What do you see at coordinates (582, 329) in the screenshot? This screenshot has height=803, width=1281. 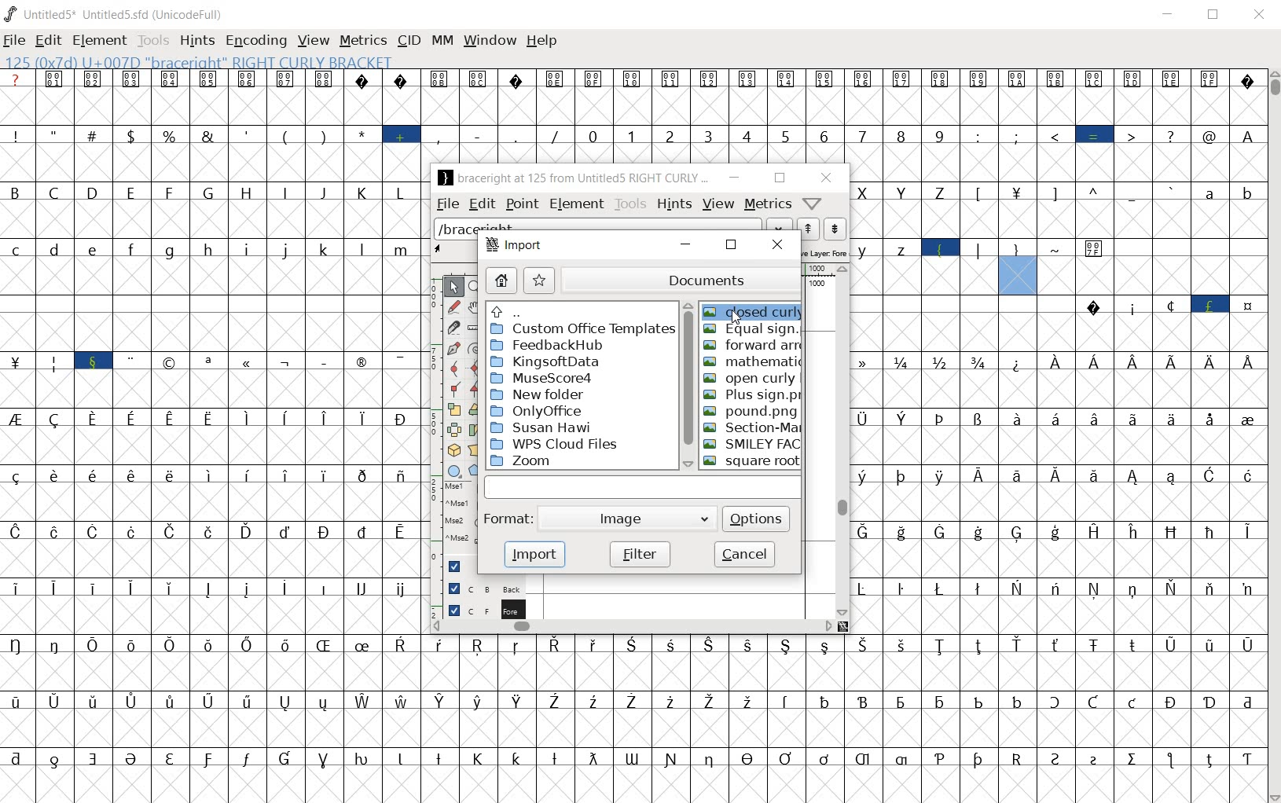 I see `Custom Office Template` at bounding box center [582, 329].